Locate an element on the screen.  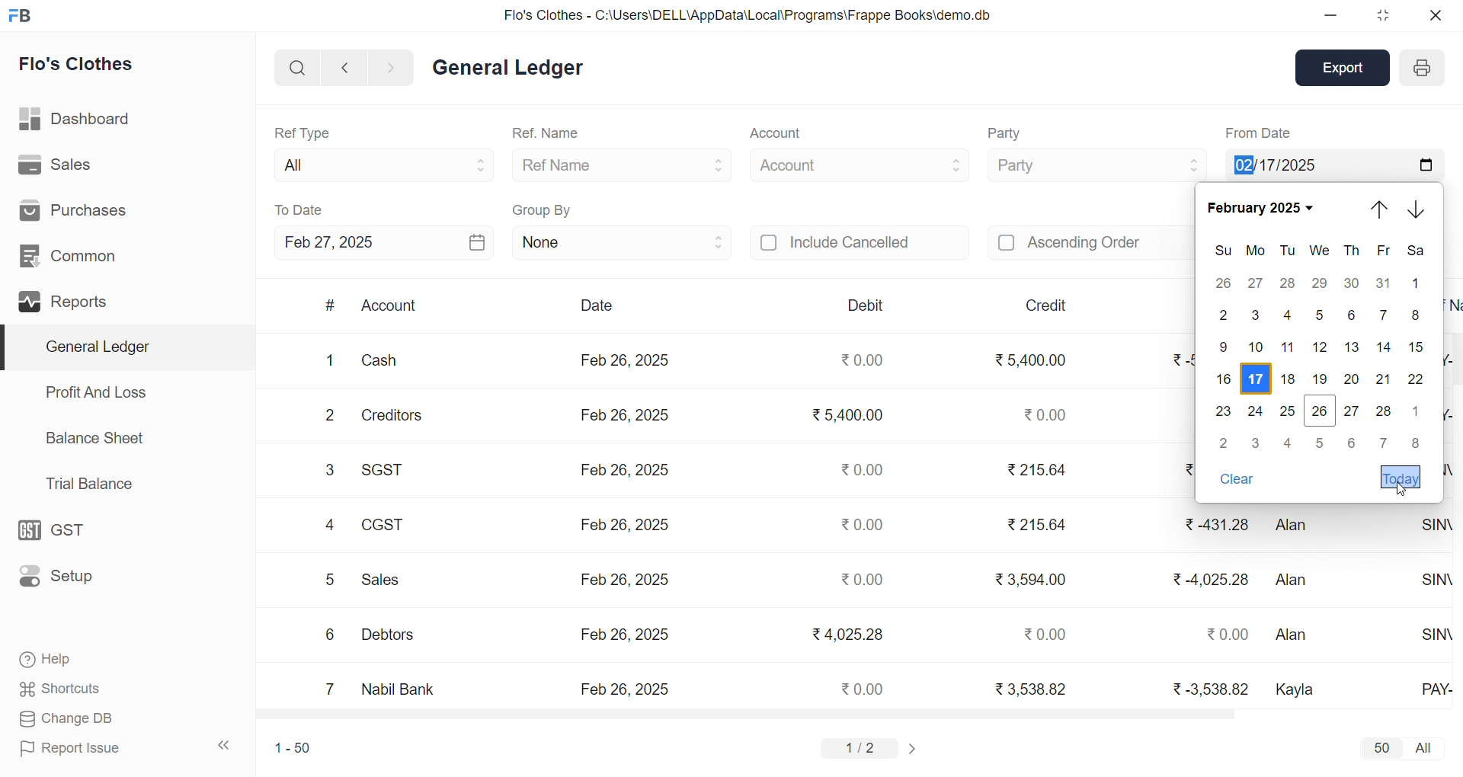
RESIZE is located at coordinates (1380, 15).